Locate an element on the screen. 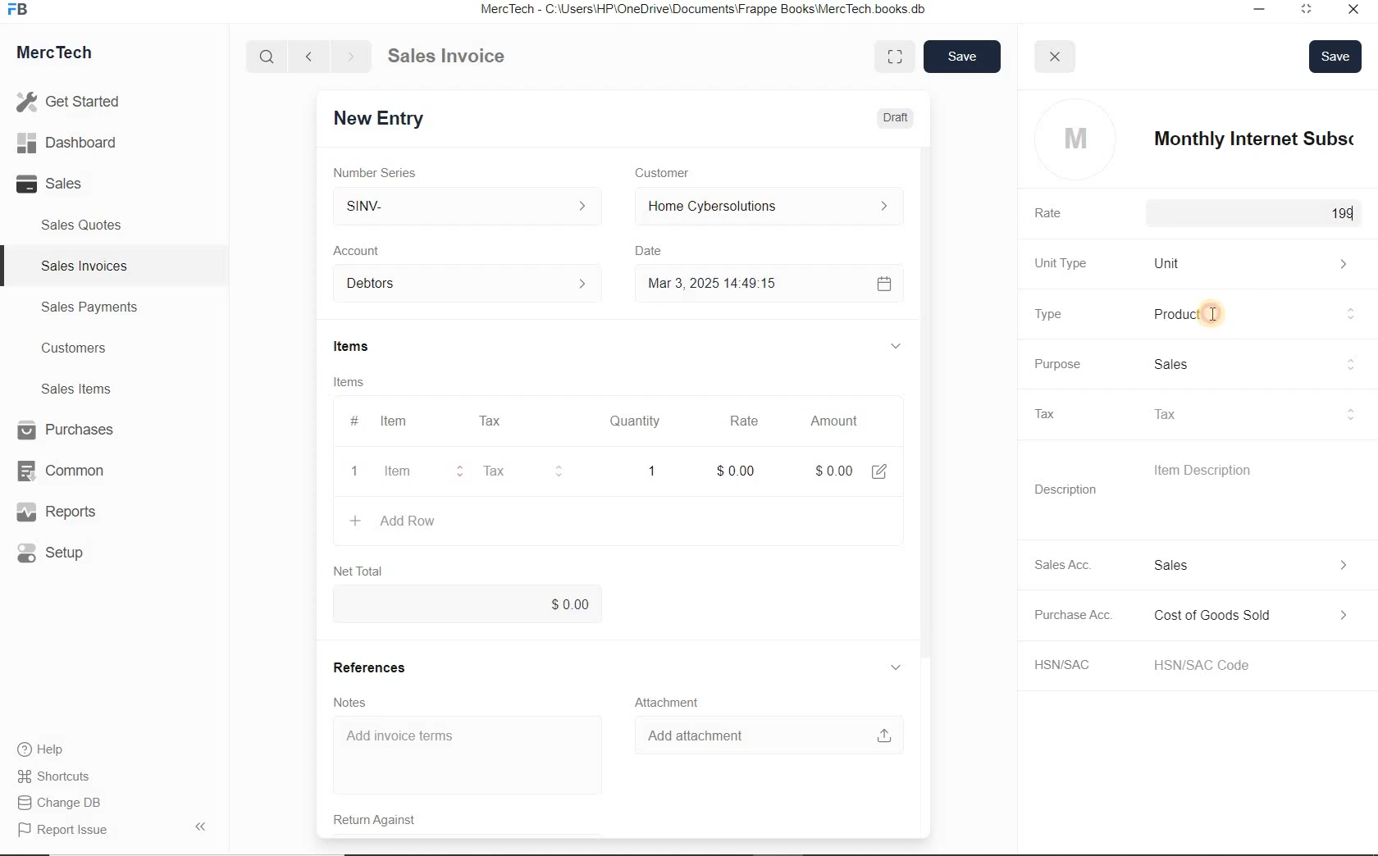 Image resolution: width=1378 pixels, height=856 pixels. Sales Items is located at coordinates (87, 389).